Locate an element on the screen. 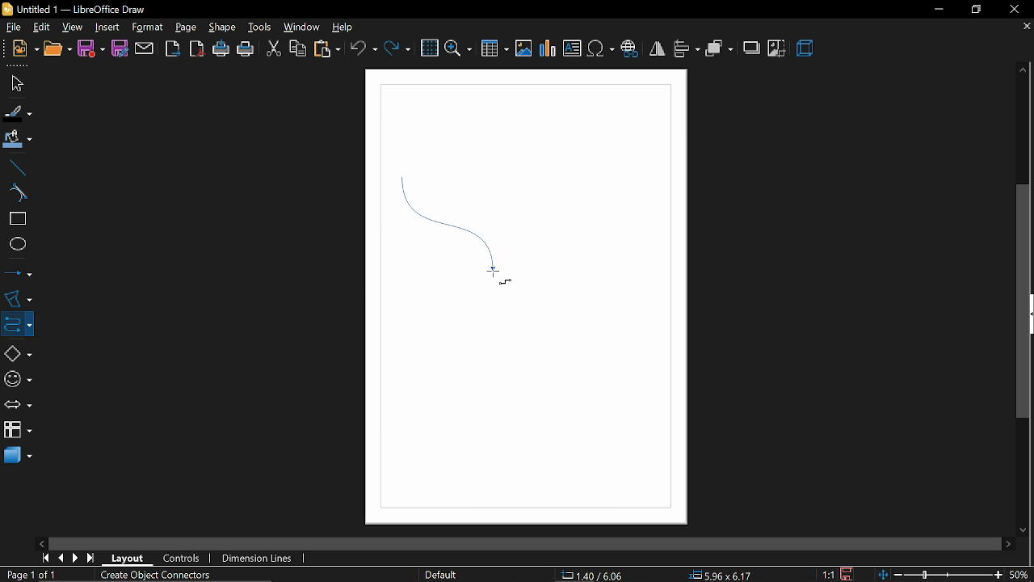 Image resolution: width=1034 pixels, height=582 pixels. undo is located at coordinates (364, 49).